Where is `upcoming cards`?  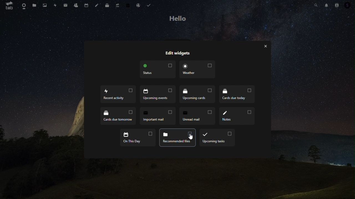
upcoming cards is located at coordinates (197, 95).